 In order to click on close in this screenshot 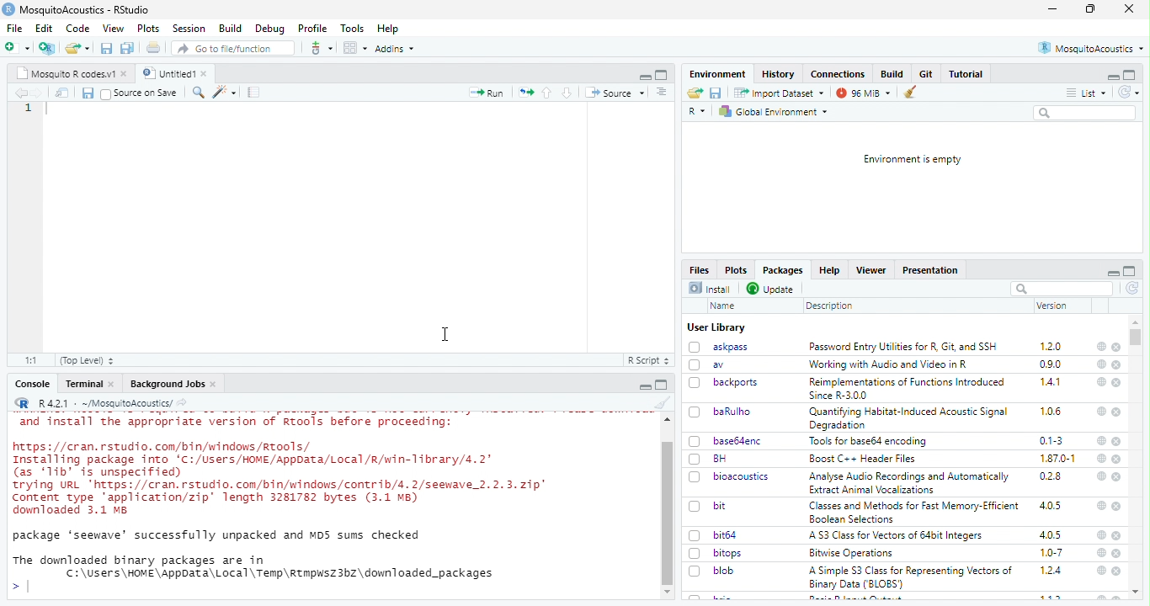, I will do `click(1118, 348)`.